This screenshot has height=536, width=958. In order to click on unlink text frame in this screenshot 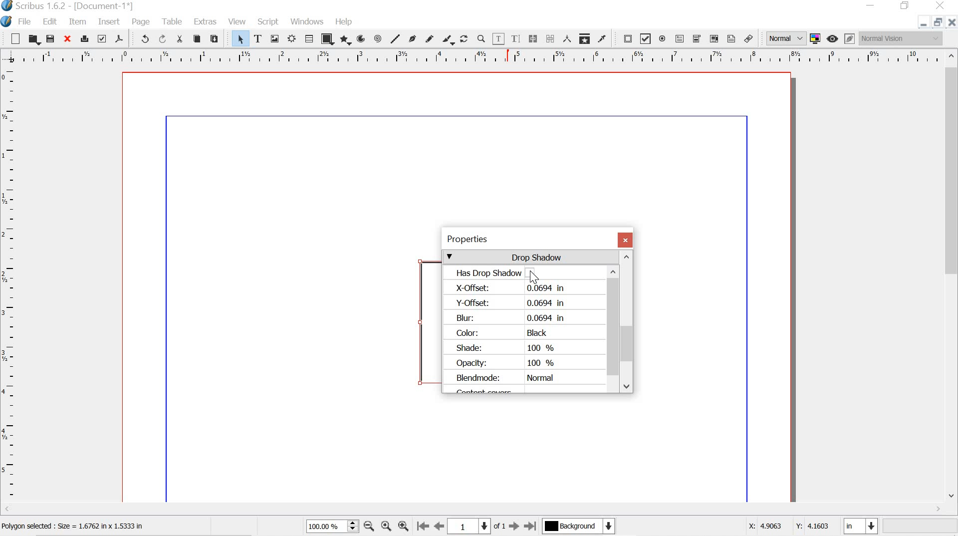, I will do `click(550, 38)`.